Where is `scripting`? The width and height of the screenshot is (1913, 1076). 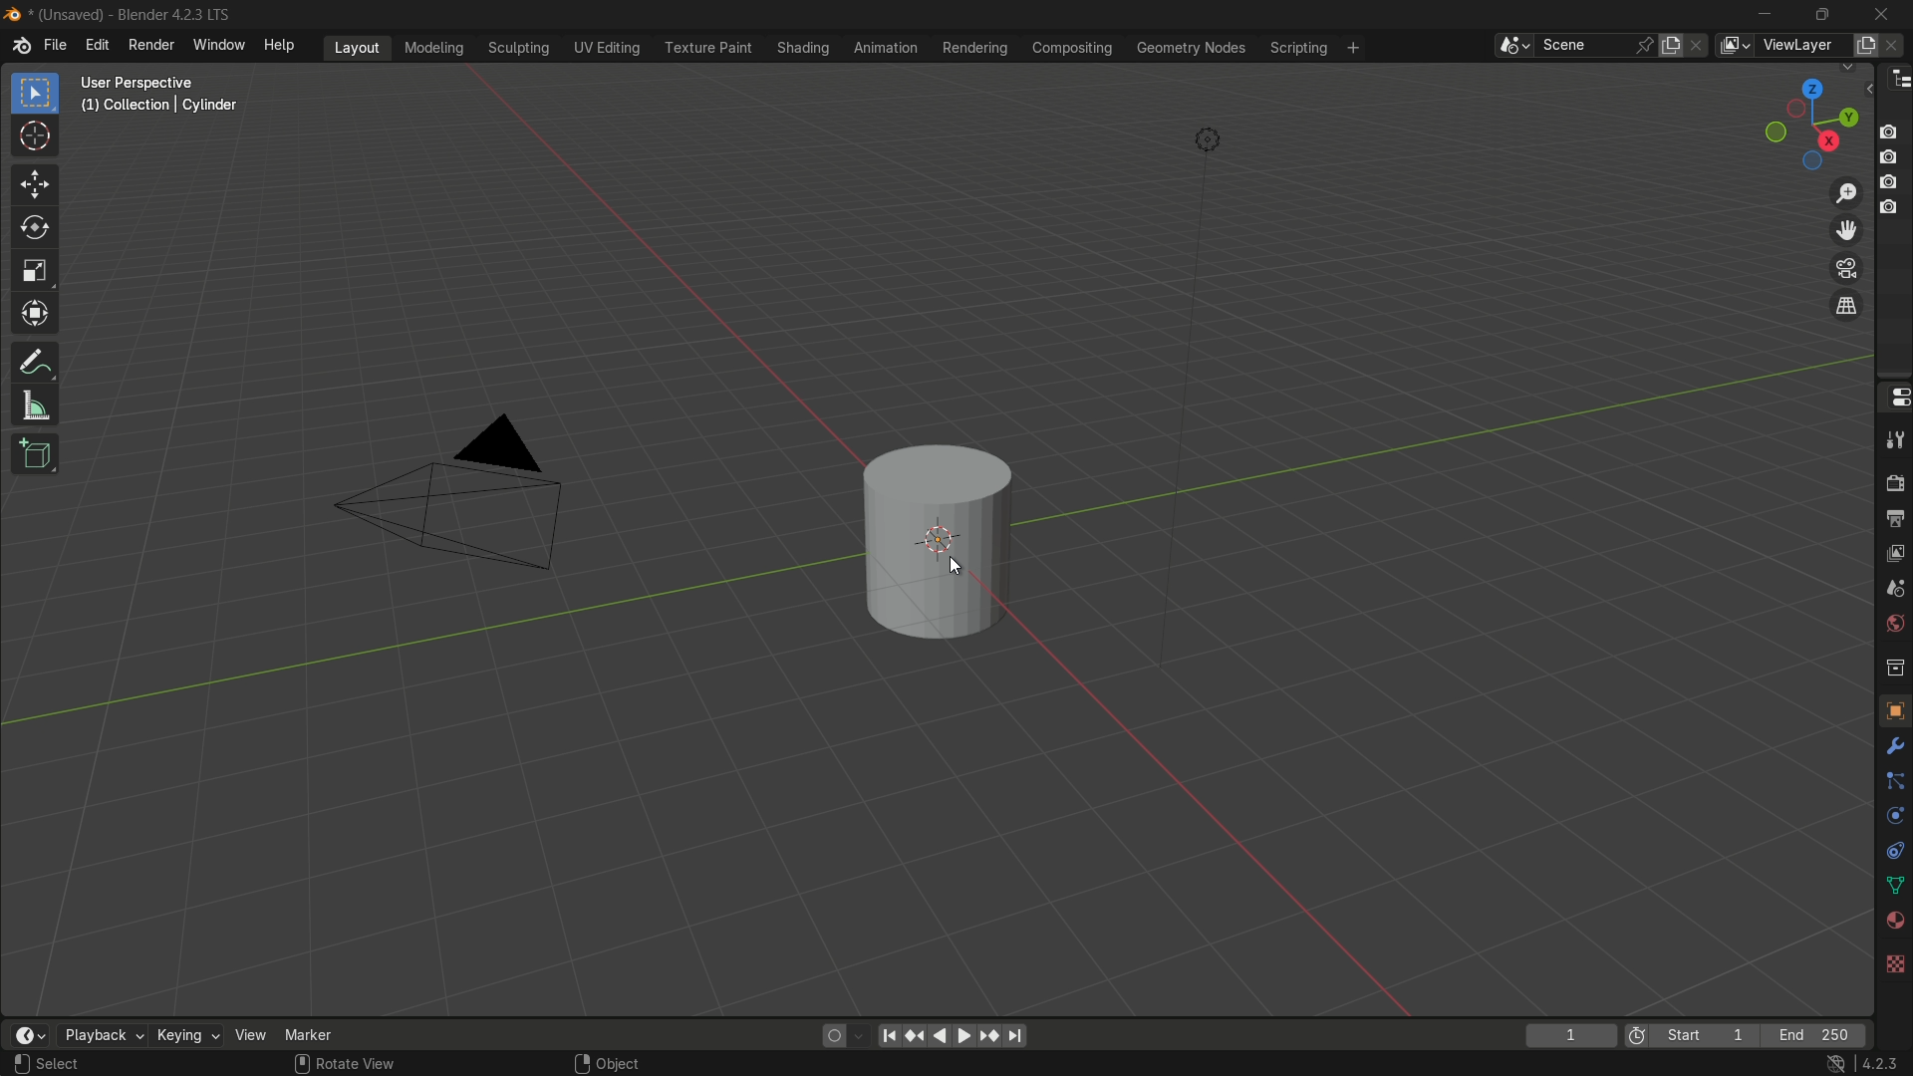 scripting is located at coordinates (1299, 47).